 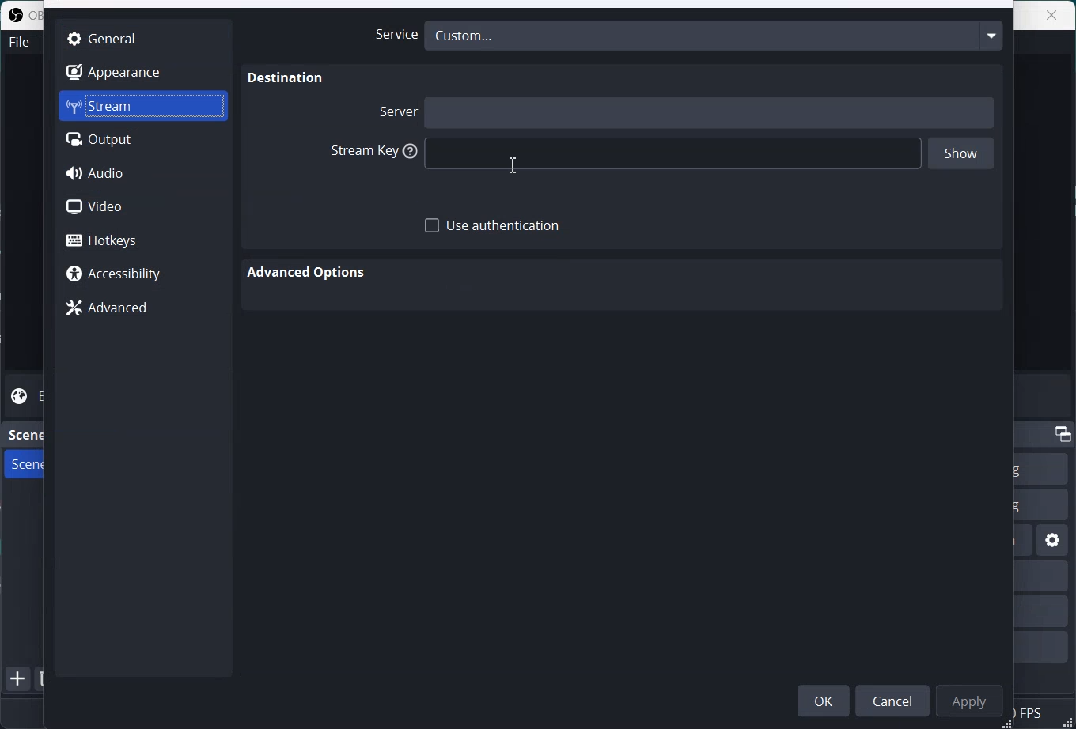 I want to click on Hotkeys, so click(x=144, y=240).